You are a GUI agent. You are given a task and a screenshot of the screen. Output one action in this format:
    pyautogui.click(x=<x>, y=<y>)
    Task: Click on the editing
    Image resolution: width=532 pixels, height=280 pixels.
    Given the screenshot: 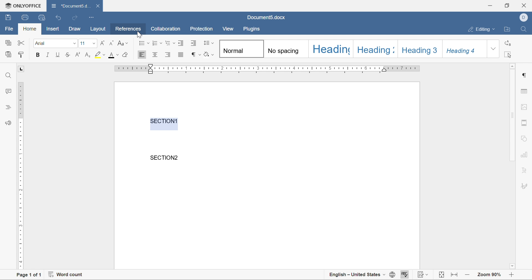 What is the action you would take?
    pyautogui.click(x=483, y=29)
    